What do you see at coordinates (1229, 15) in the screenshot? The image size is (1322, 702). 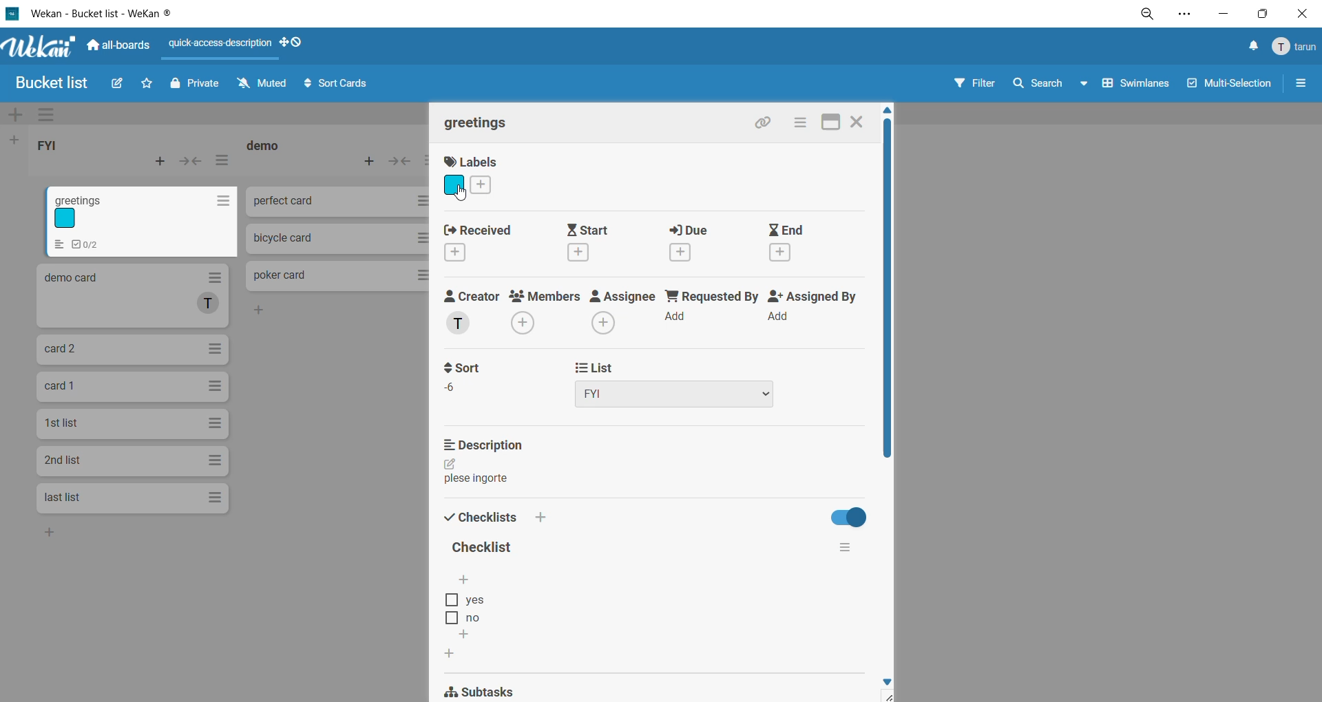 I see `minimize` at bounding box center [1229, 15].